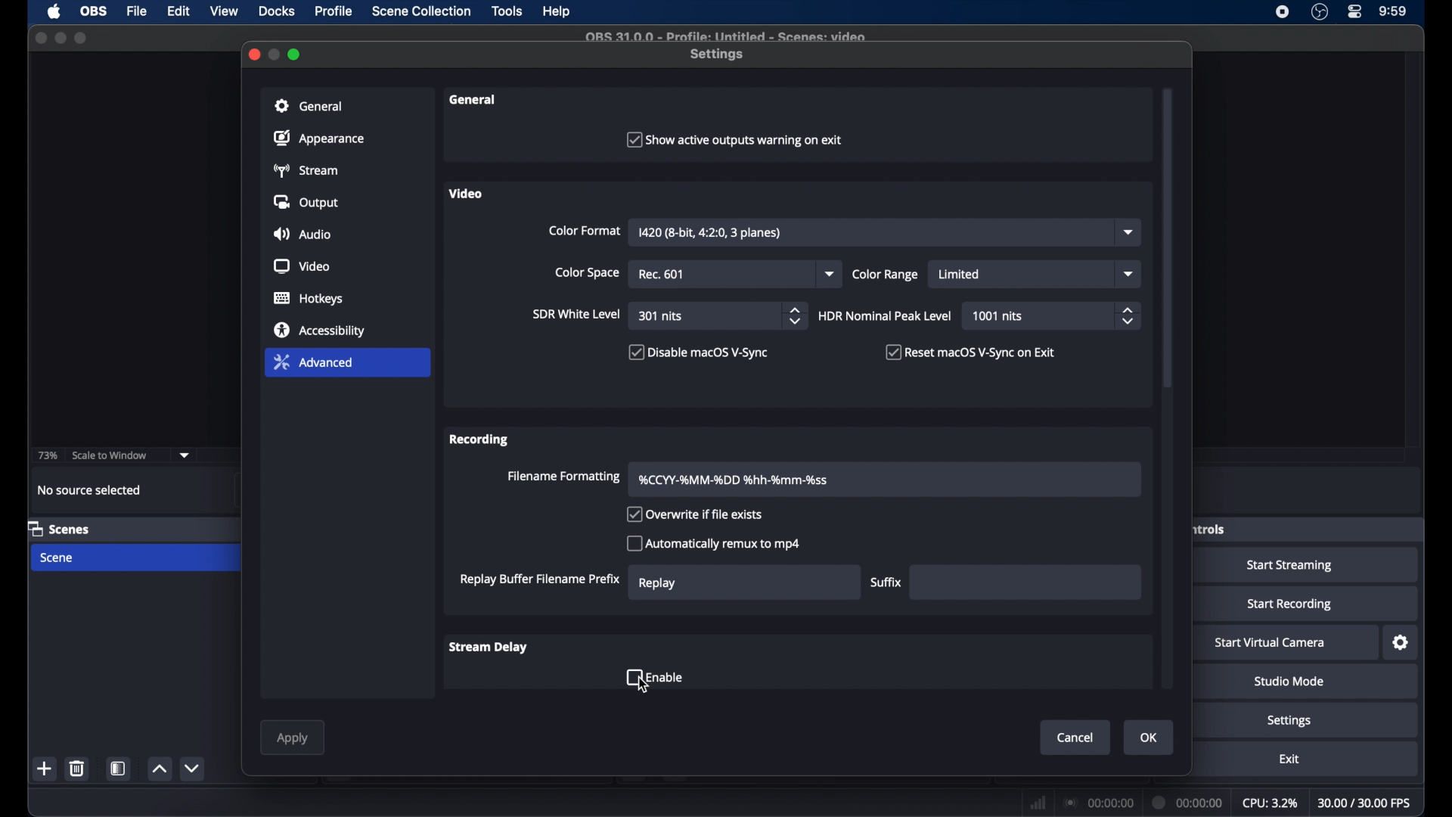  I want to click on minimize, so click(275, 54).